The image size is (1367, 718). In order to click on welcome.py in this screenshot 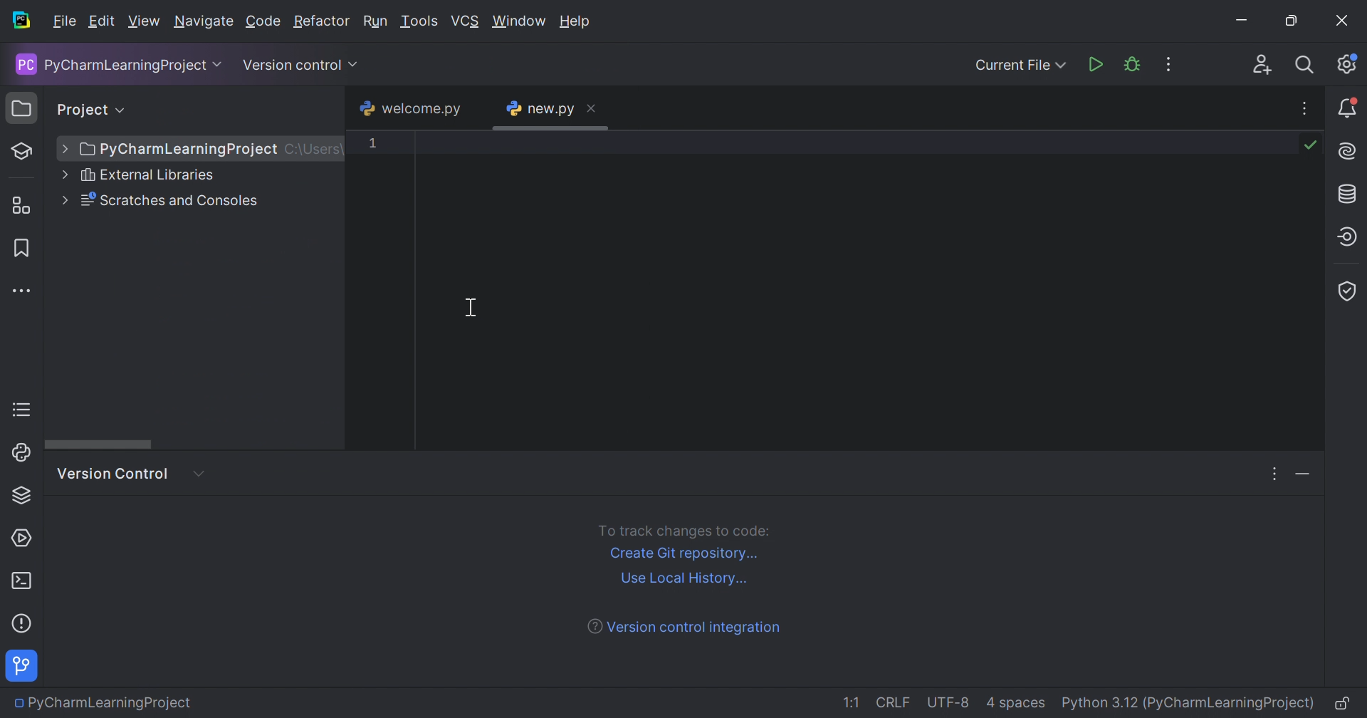, I will do `click(409, 109)`.